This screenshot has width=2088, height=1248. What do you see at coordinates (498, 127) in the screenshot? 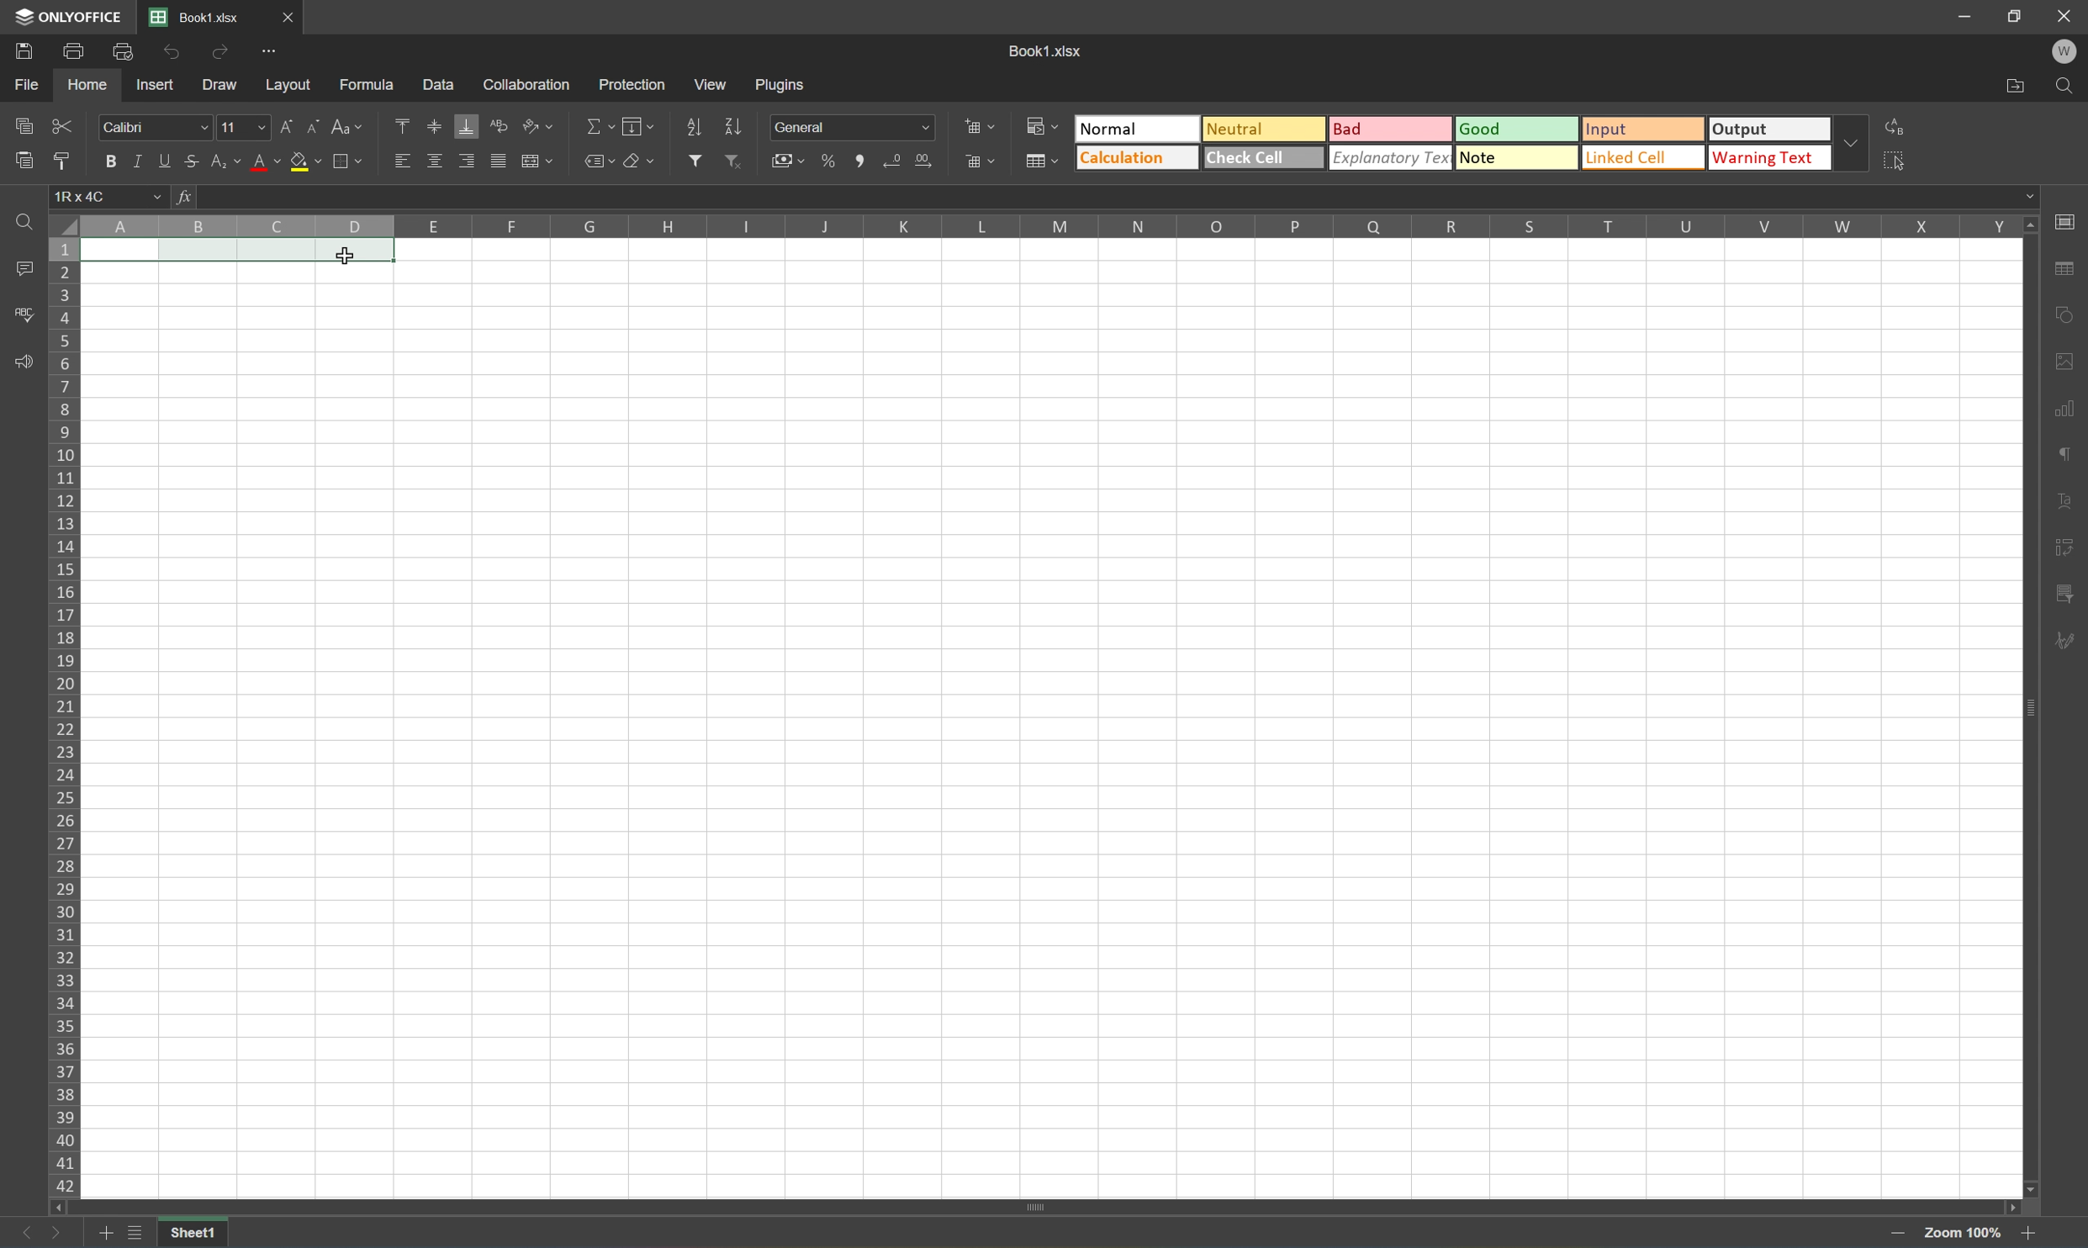
I see `Wrap text` at bounding box center [498, 127].